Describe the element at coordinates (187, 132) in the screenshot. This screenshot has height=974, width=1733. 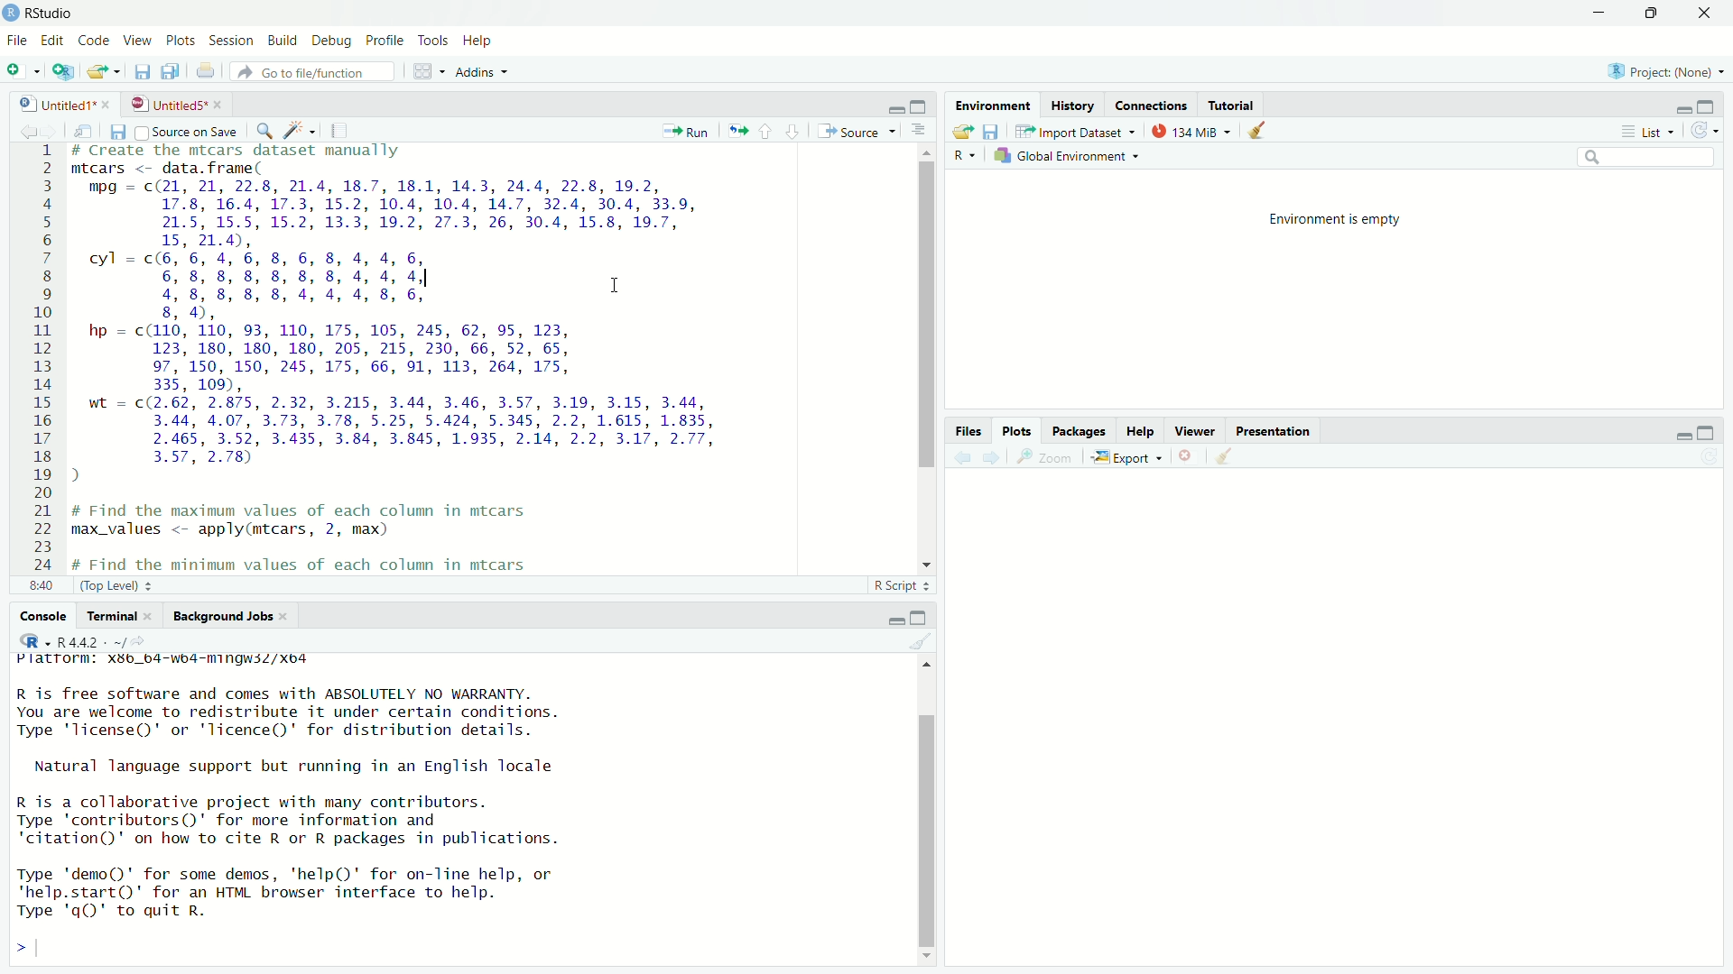
I see `| Source on Save` at that location.